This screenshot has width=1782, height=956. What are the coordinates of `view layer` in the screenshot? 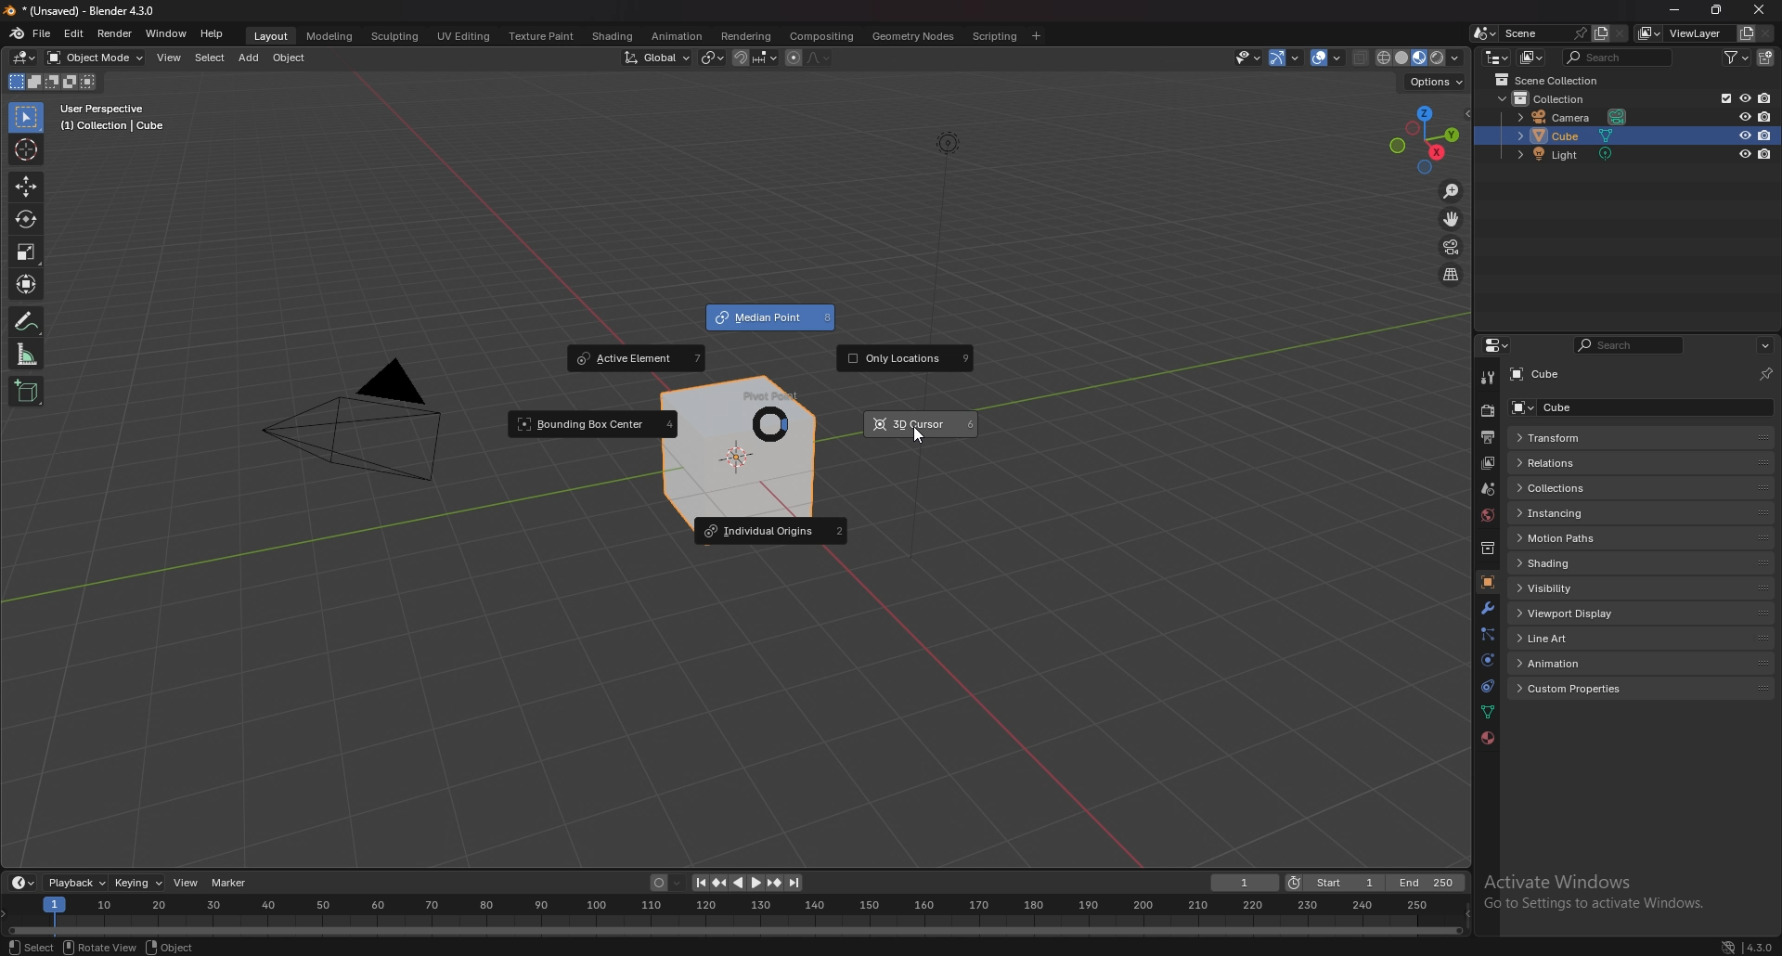 It's located at (1682, 33).